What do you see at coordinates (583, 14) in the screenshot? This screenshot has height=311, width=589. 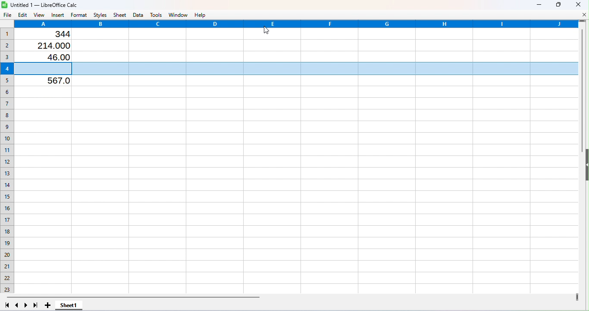 I see `Close document` at bounding box center [583, 14].